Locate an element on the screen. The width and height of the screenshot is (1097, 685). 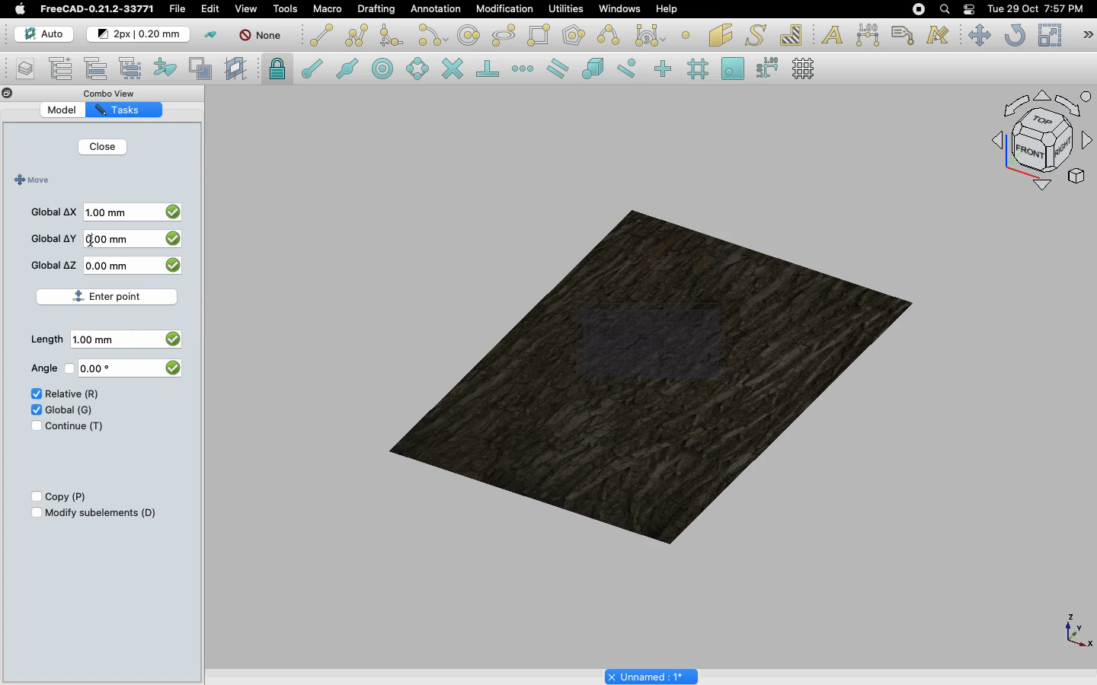
Facebinder is located at coordinates (721, 37).